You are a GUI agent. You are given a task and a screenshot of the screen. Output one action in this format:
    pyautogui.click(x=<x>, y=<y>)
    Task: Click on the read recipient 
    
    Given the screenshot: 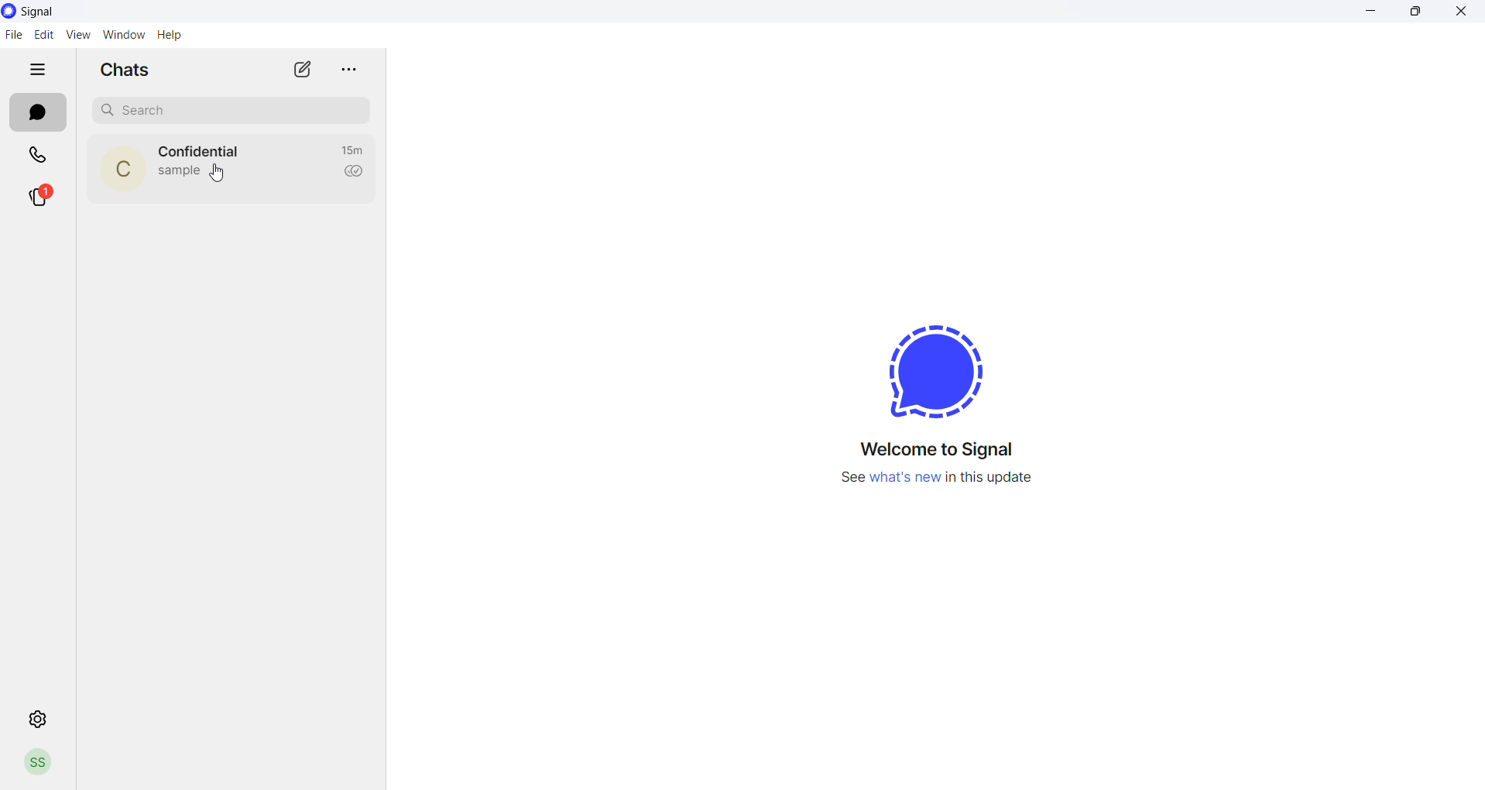 What is the action you would take?
    pyautogui.click(x=355, y=172)
    